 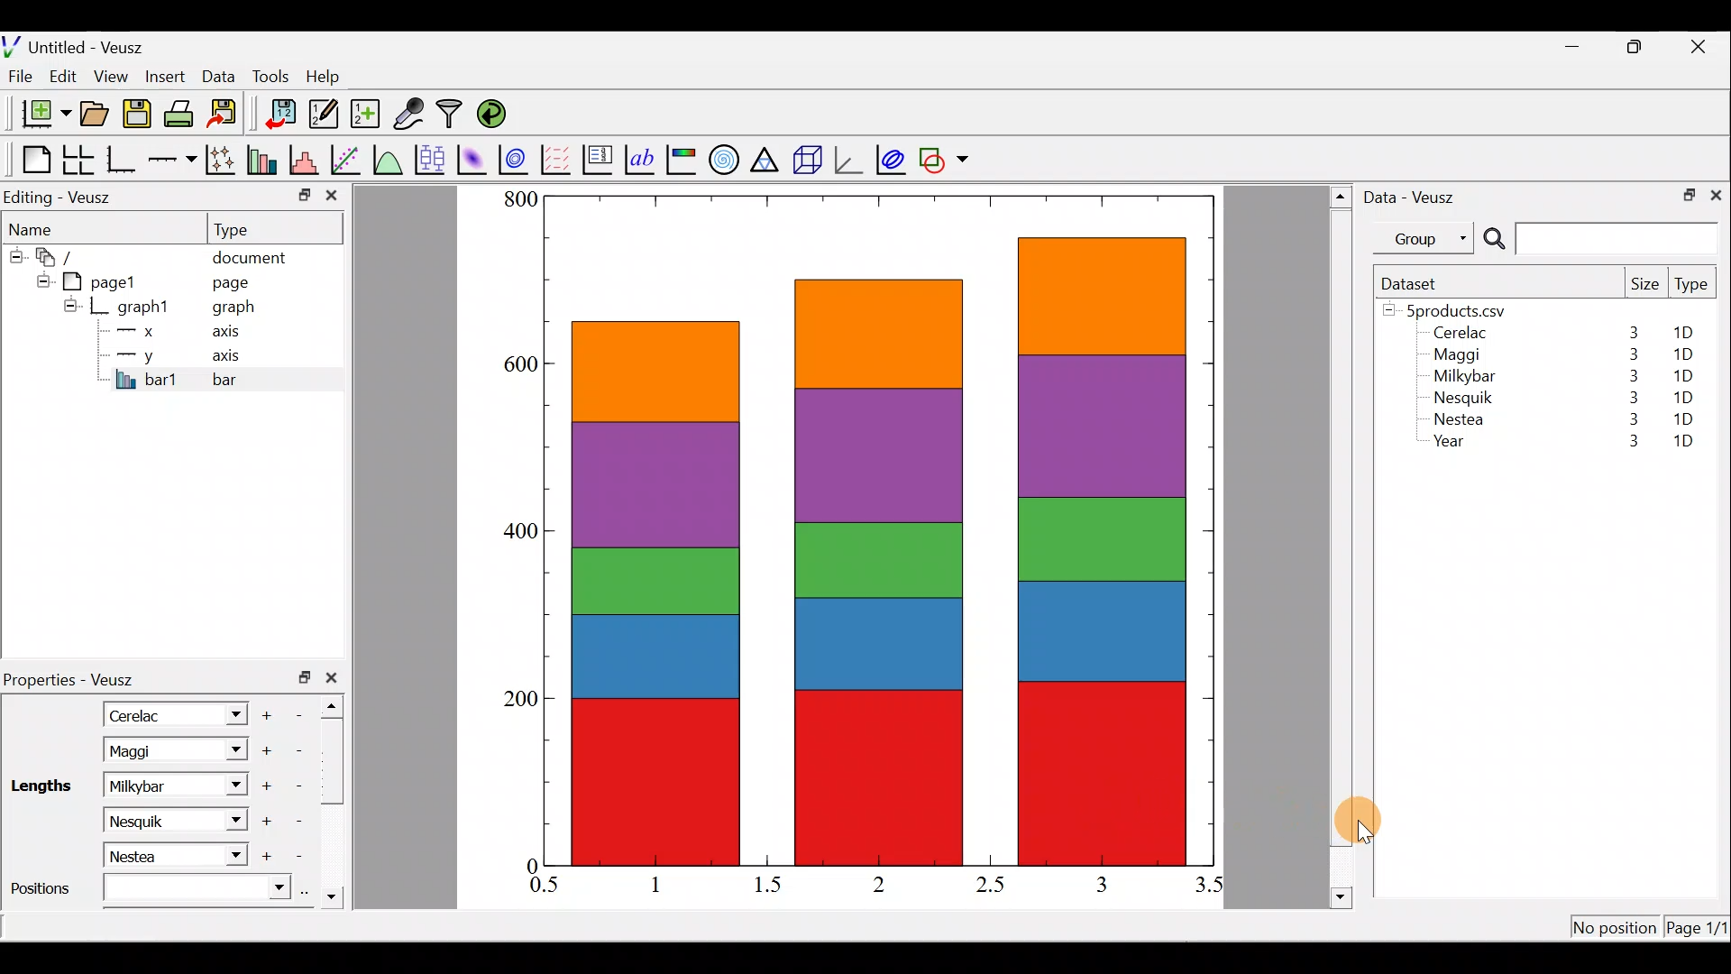 I want to click on File, so click(x=17, y=77).